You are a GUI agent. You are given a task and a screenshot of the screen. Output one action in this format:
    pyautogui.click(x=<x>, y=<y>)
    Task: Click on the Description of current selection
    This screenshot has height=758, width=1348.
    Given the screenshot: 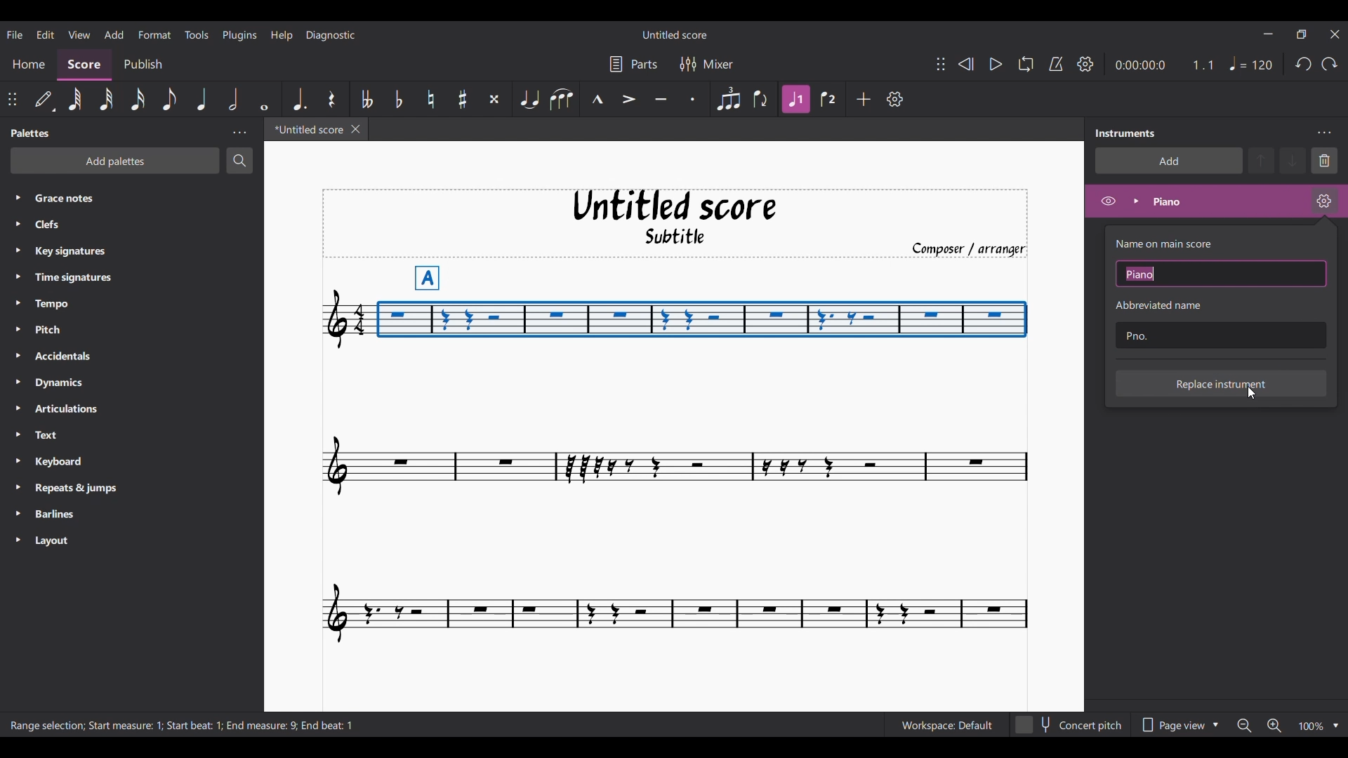 What is the action you would take?
    pyautogui.click(x=185, y=725)
    